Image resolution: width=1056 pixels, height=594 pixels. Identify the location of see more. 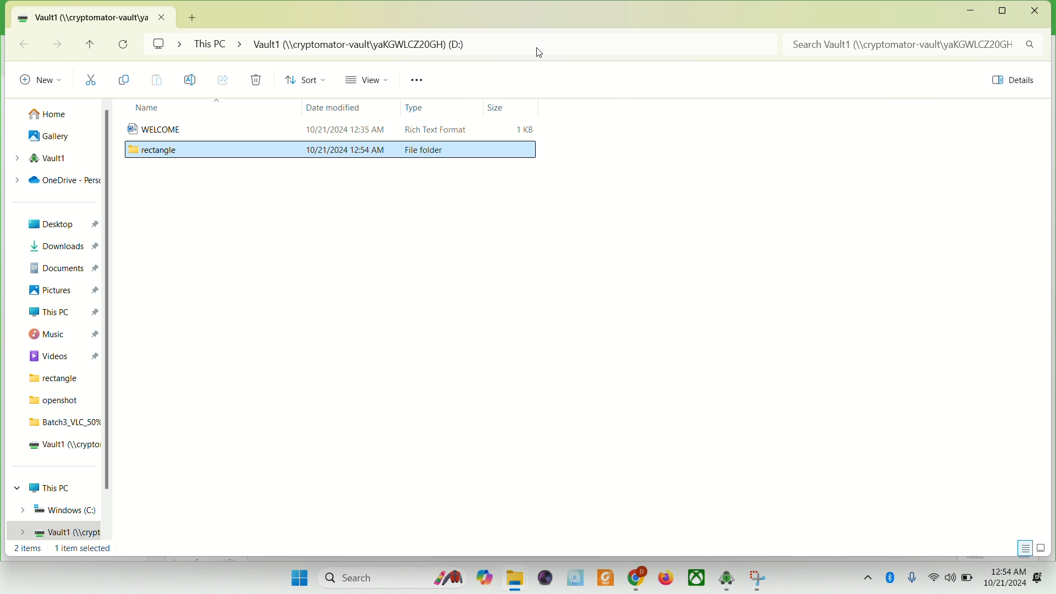
(420, 80).